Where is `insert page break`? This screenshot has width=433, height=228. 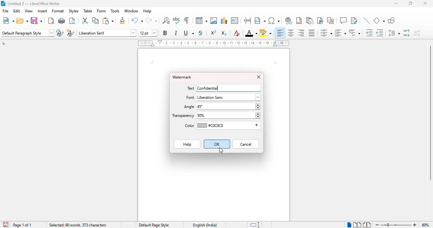
insert page break is located at coordinates (247, 21).